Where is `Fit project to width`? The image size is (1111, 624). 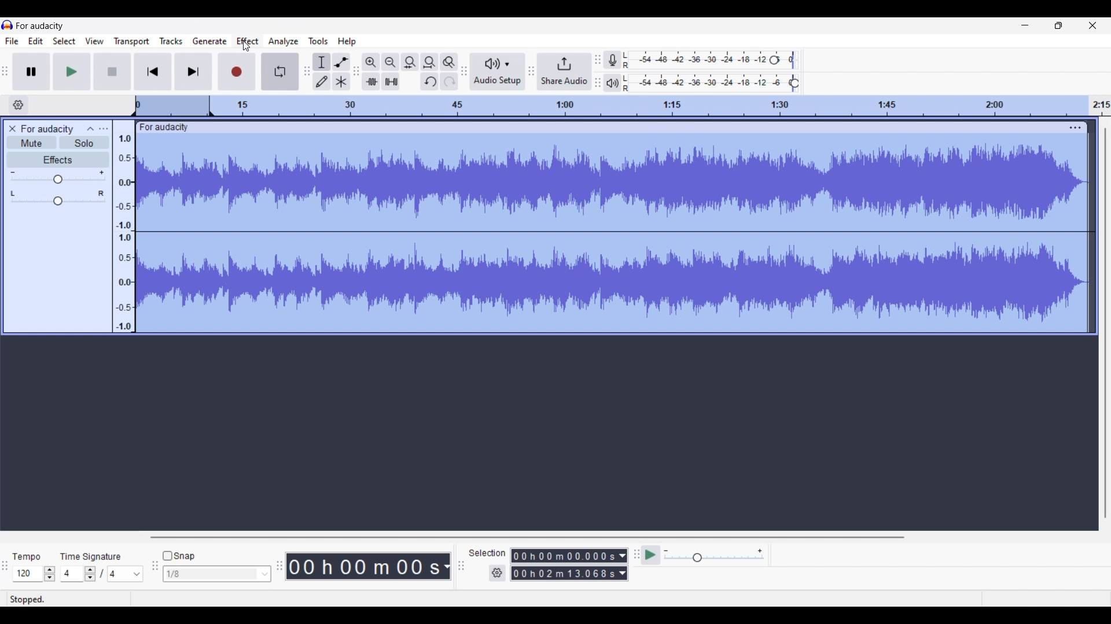
Fit project to width is located at coordinates (429, 62).